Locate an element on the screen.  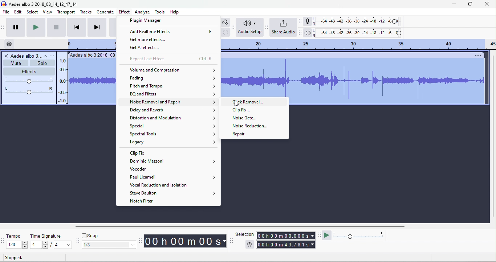
close is located at coordinates (6, 56).